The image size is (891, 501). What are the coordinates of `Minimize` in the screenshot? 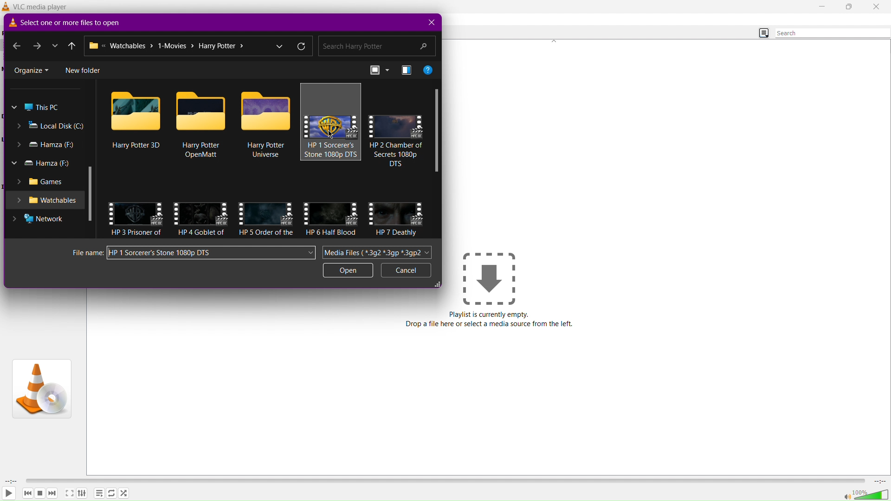 It's located at (820, 7).